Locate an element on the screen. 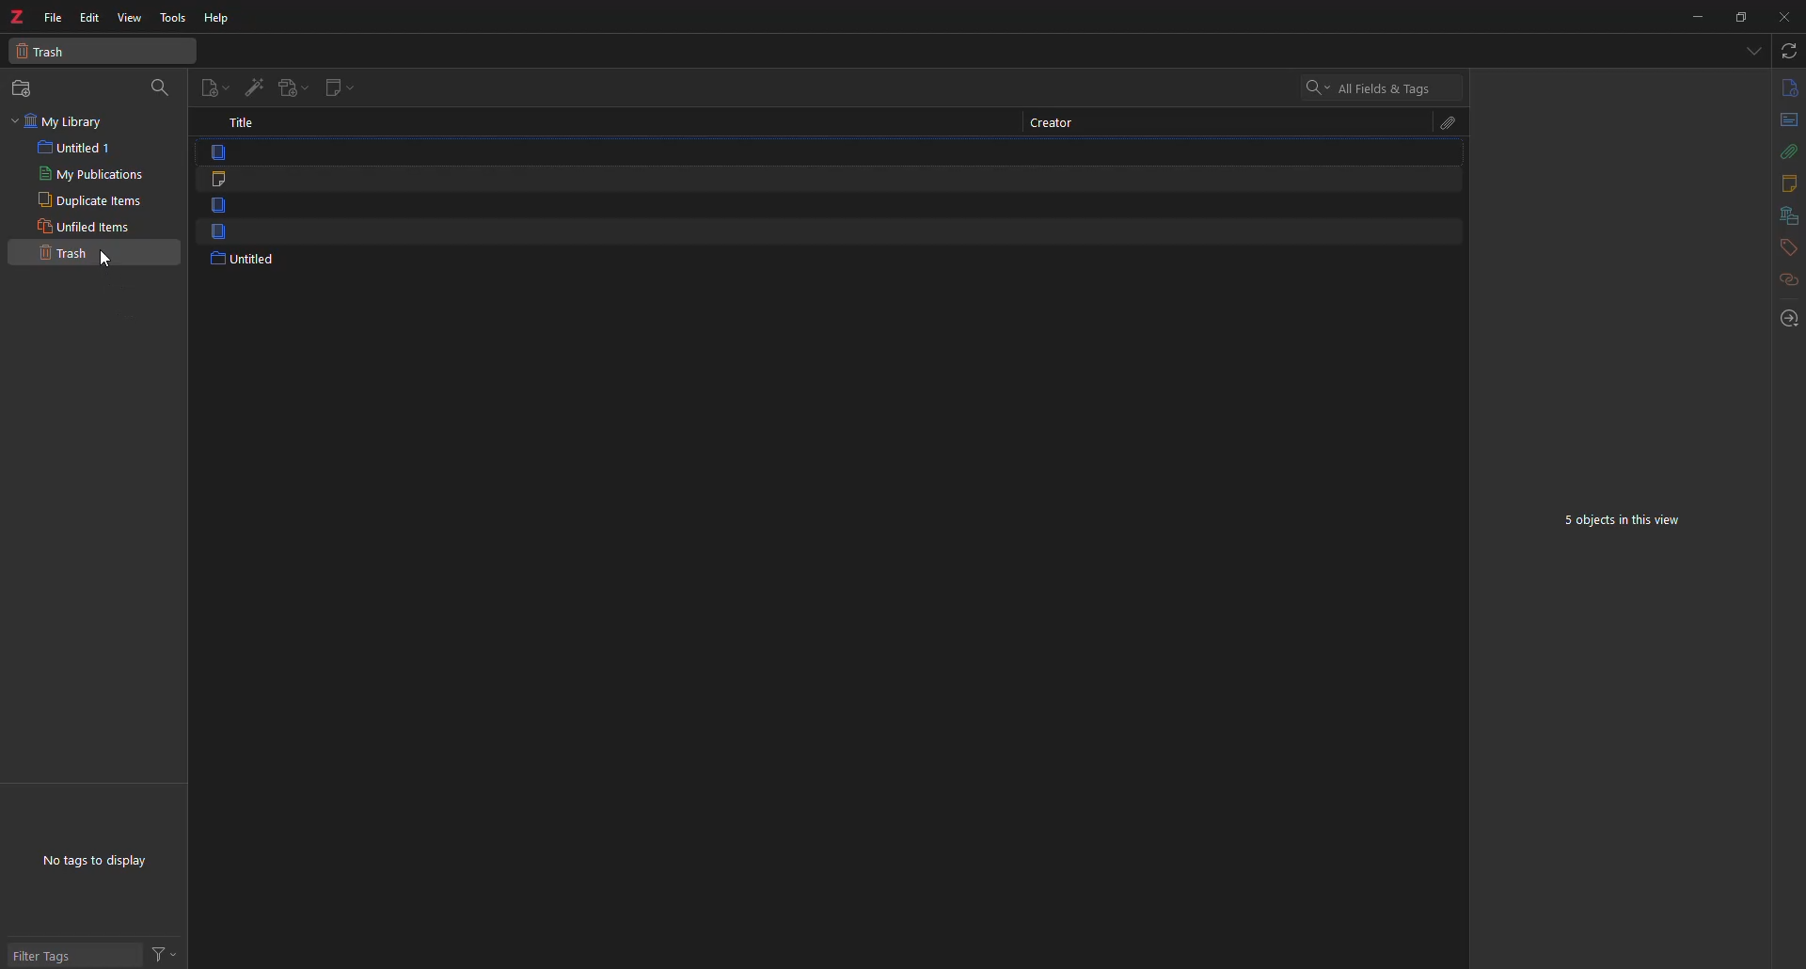 The height and width of the screenshot is (969, 1806). filter tags is located at coordinates (56, 954).